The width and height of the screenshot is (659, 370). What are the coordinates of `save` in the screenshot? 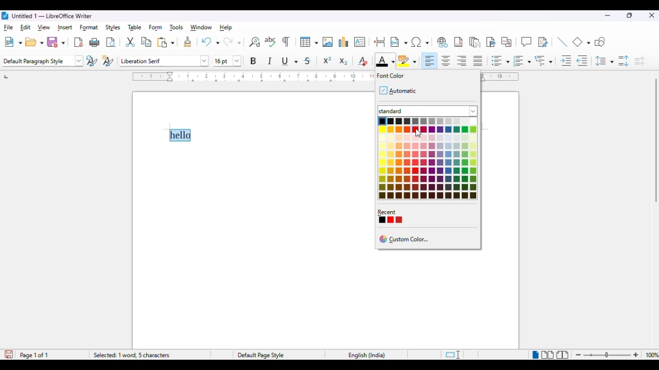 It's located at (56, 42).